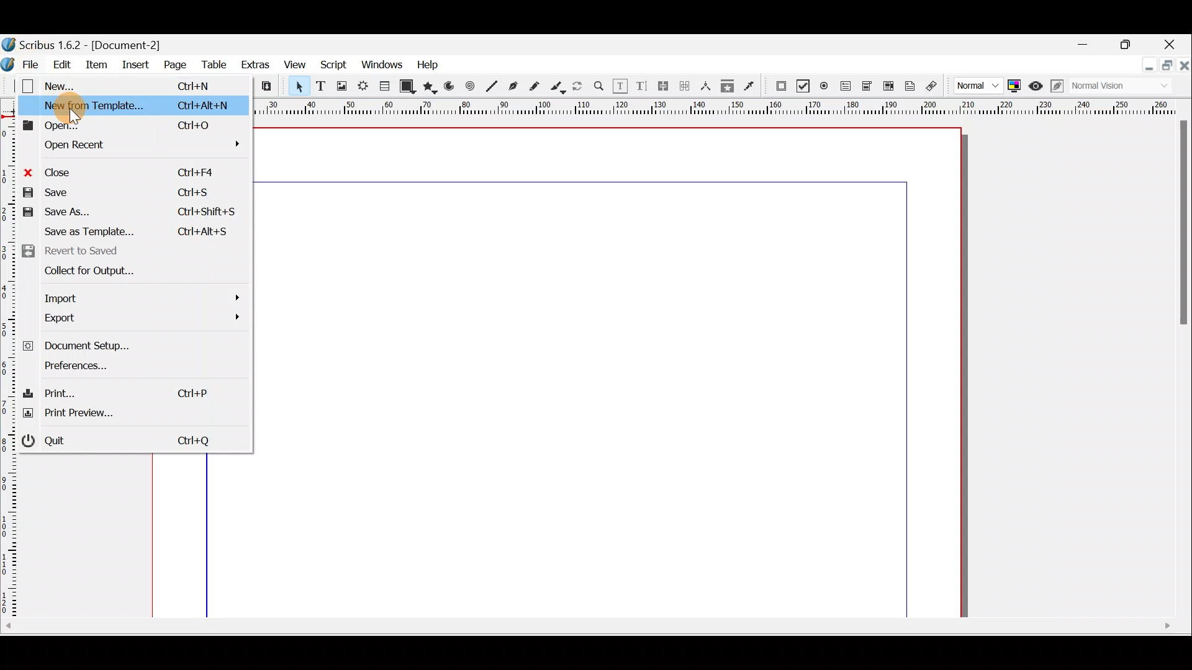 The width and height of the screenshot is (1192, 670). Describe the element at coordinates (661, 86) in the screenshot. I see `Link text frames` at that location.